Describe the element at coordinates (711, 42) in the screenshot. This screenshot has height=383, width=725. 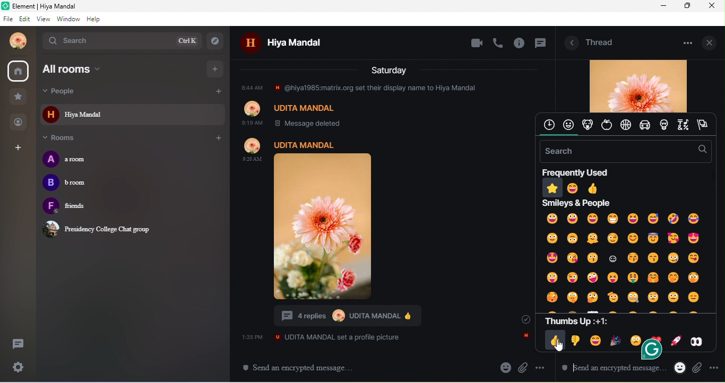
I see `close` at that location.